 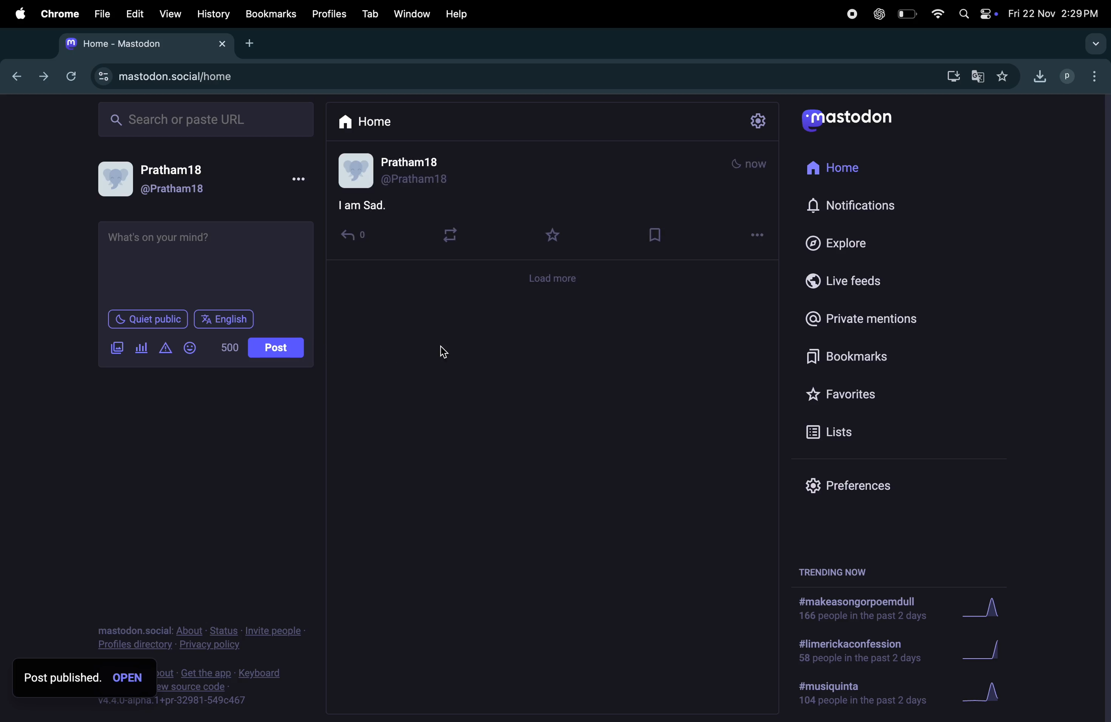 What do you see at coordinates (276, 347) in the screenshot?
I see `post` at bounding box center [276, 347].